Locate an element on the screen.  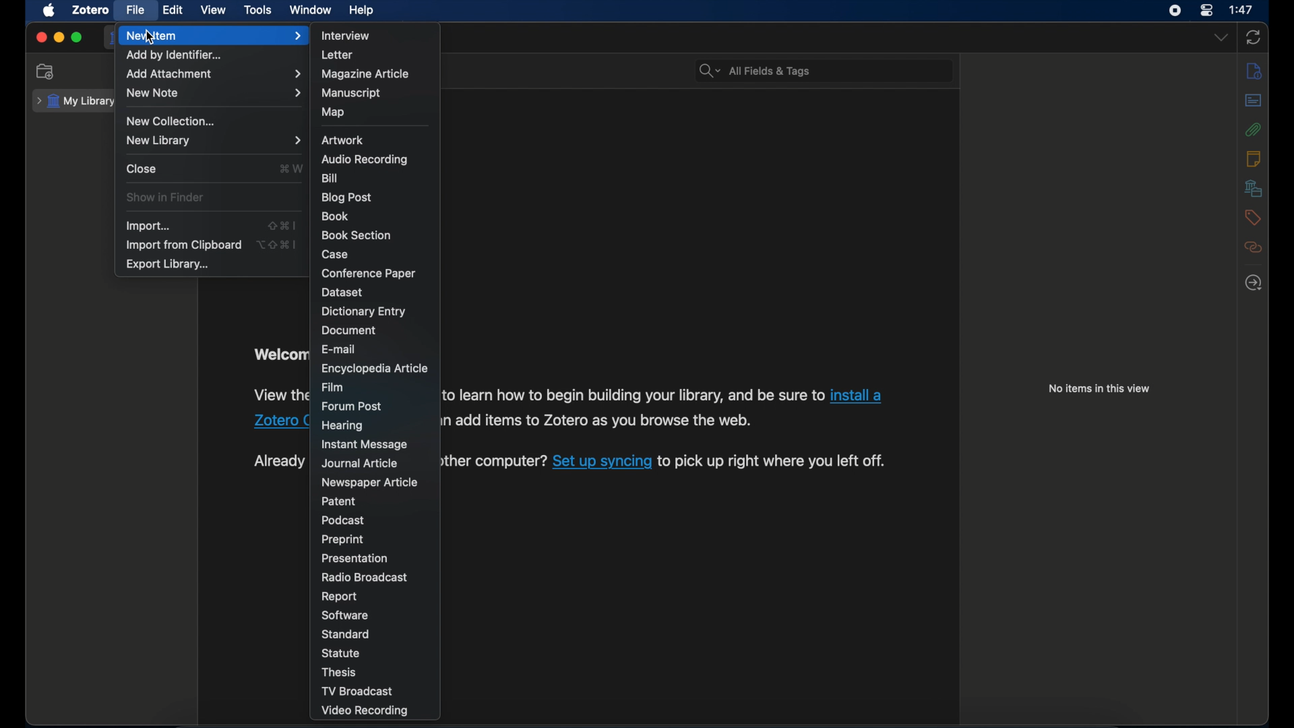
new library is located at coordinates (214, 140).